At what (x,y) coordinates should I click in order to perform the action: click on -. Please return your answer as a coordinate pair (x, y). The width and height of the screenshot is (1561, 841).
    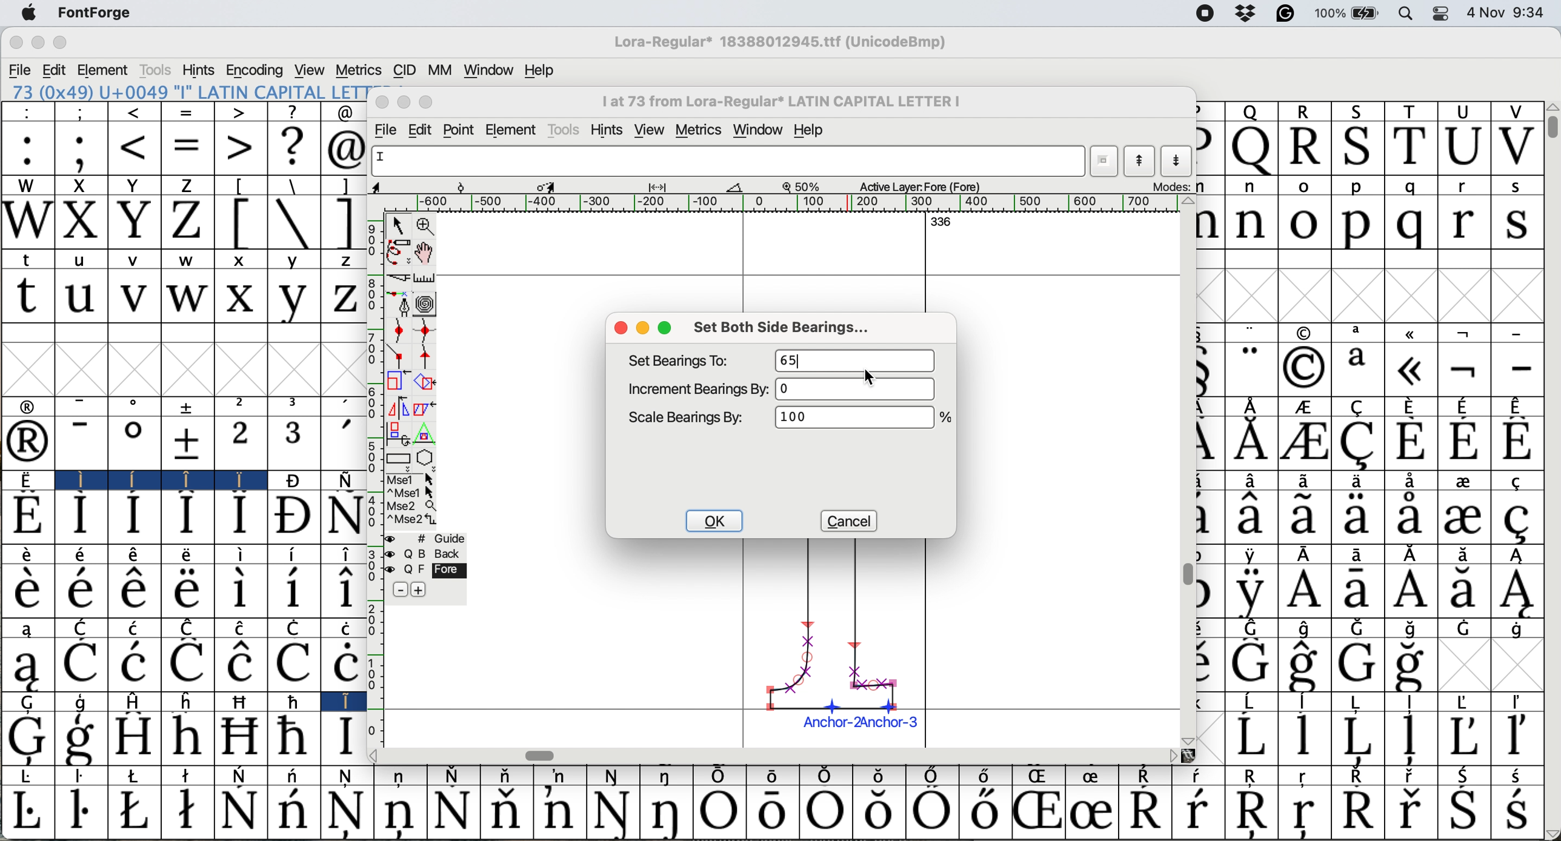
    Looking at the image, I should click on (82, 405).